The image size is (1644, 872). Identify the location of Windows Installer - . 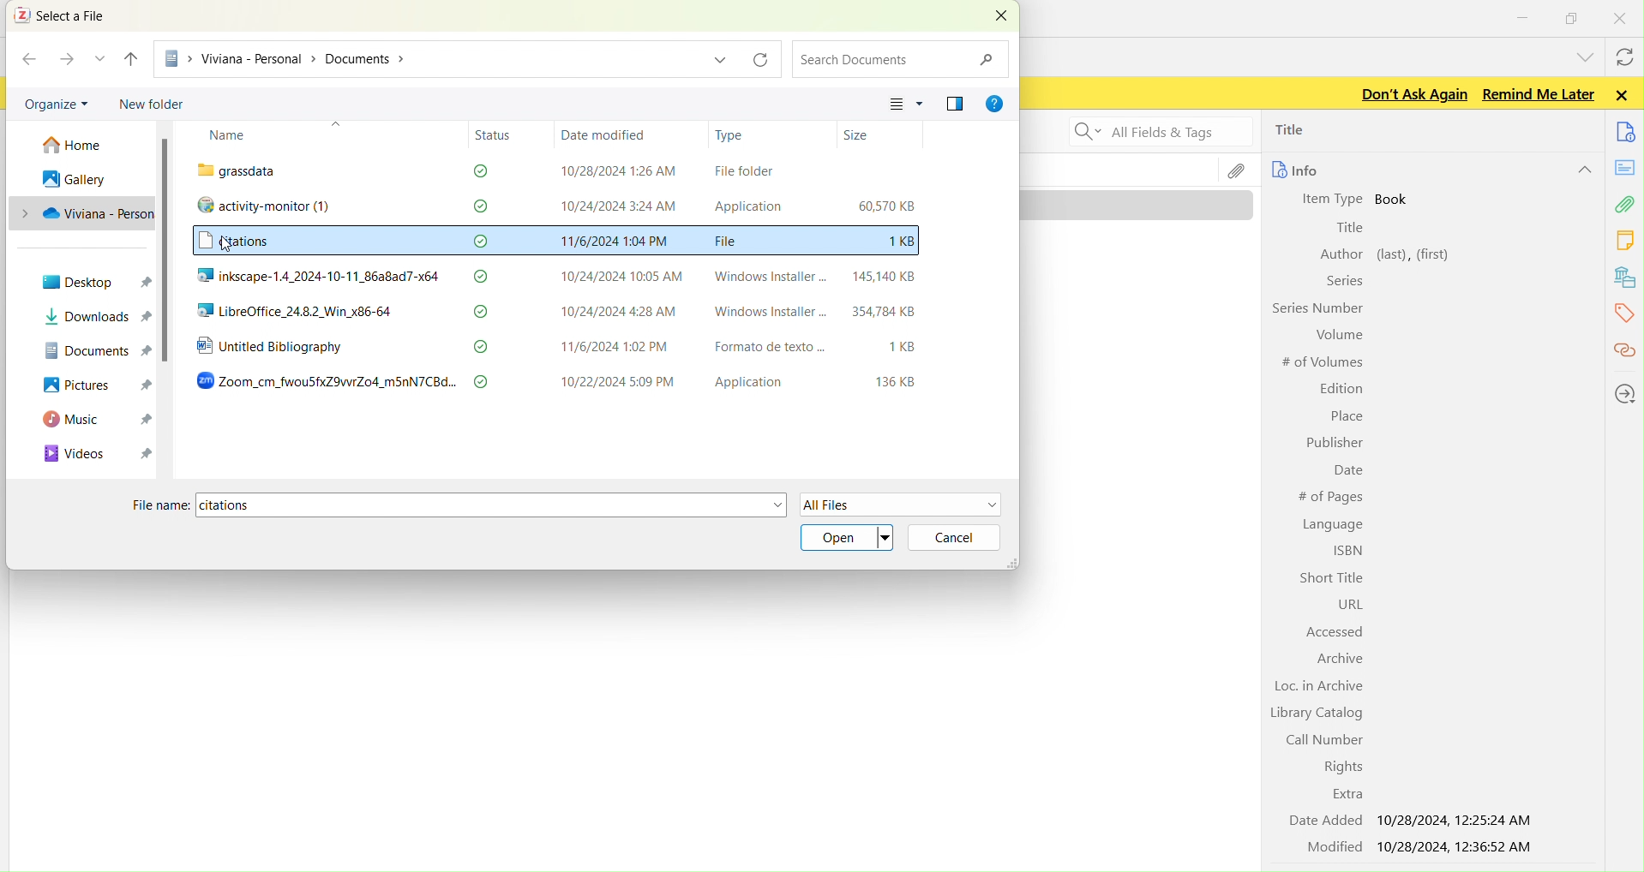
(770, 312).